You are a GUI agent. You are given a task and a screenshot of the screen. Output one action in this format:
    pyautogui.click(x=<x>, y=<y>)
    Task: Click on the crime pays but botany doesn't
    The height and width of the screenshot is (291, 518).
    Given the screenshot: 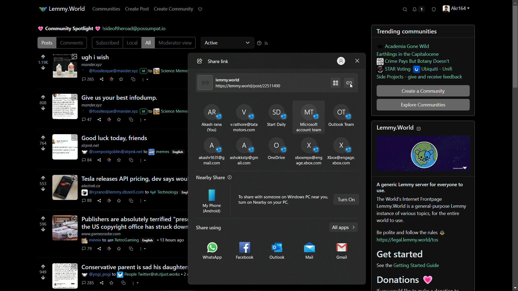 What is the action you would take?
    pyautogui.click(x=413, y=61)
    